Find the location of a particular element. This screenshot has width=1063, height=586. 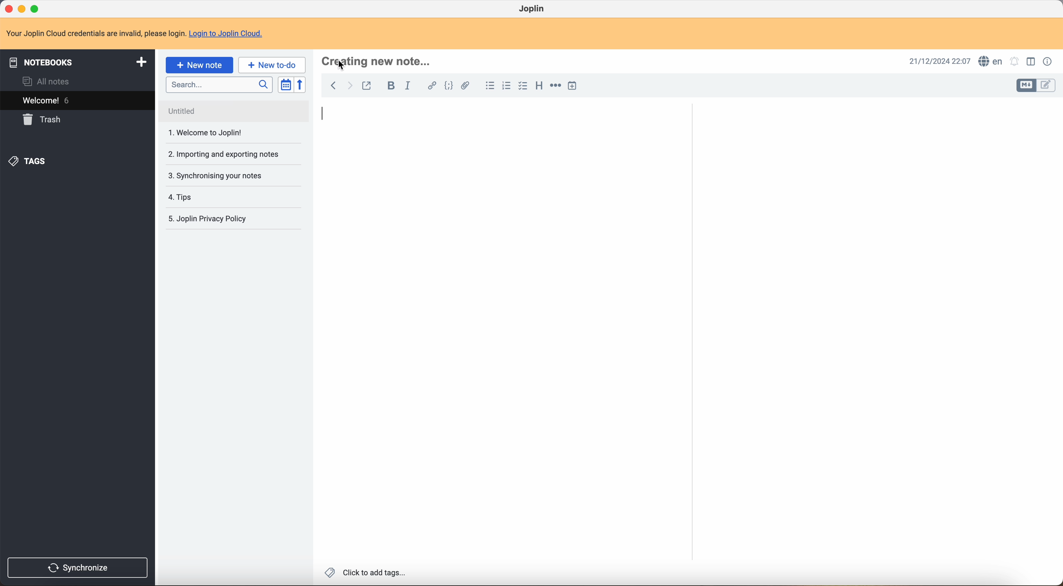

scroll bar is located at coordinates (690, 249).